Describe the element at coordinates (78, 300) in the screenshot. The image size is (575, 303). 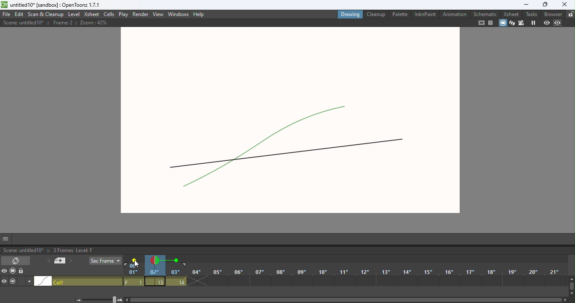
I see `zoom out` at that location.